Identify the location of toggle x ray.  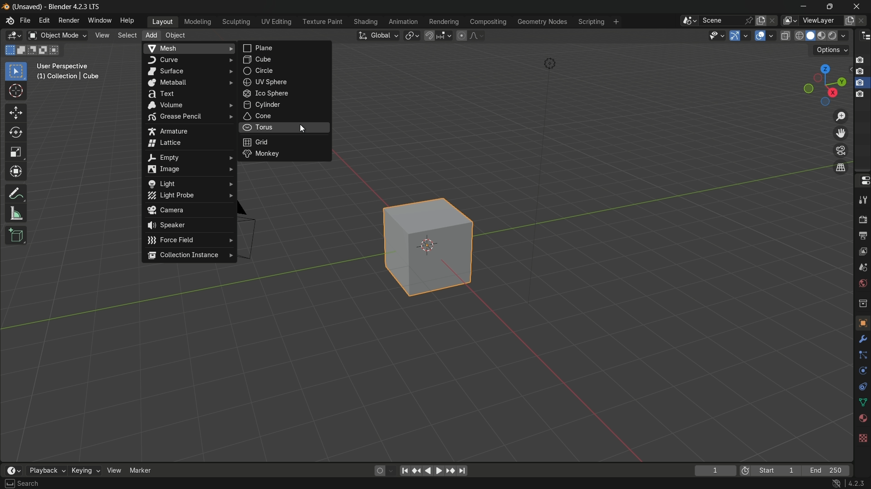
(785, 35).